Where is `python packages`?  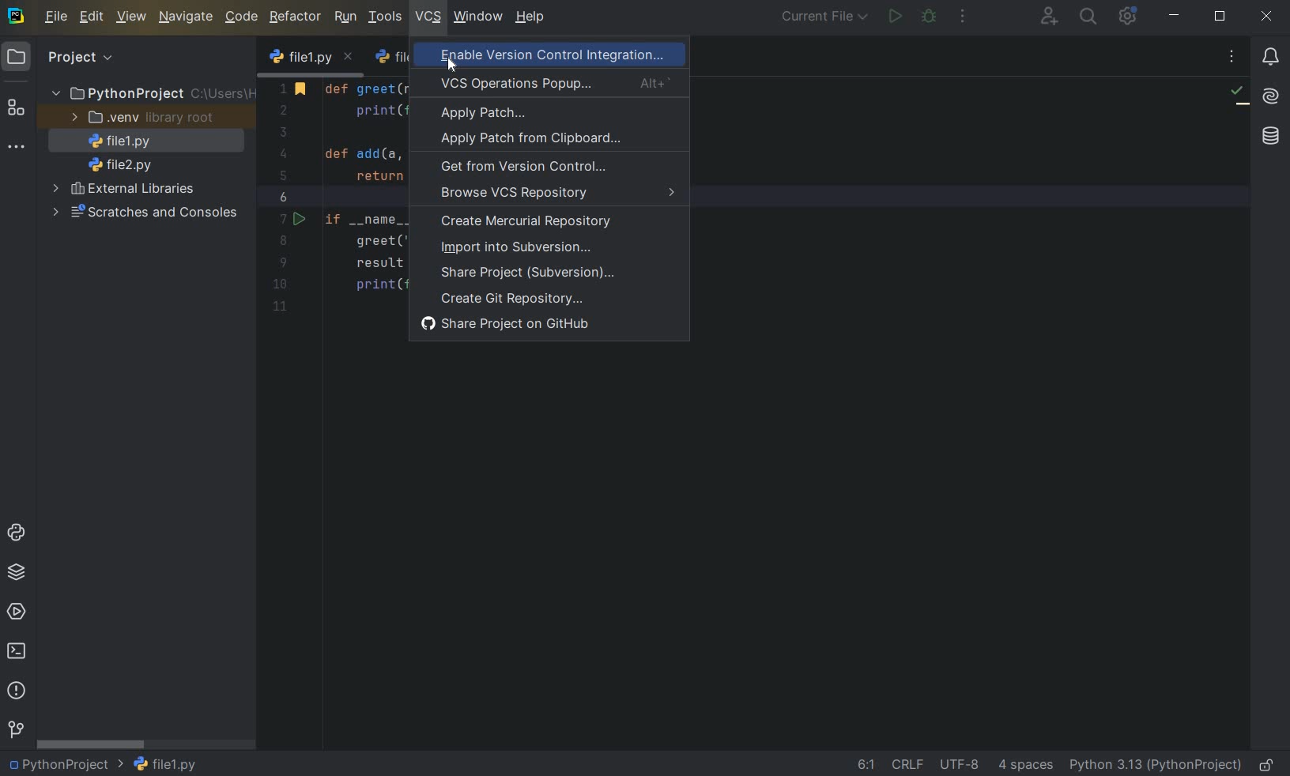
python packages is located at coordinates (17, 572).